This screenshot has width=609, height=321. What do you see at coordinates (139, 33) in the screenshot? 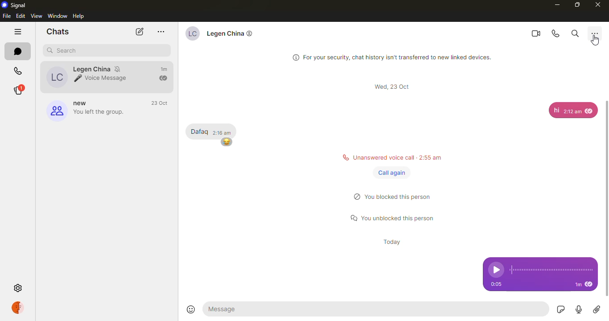
I see `new chat` at bounding box center [139, 33].